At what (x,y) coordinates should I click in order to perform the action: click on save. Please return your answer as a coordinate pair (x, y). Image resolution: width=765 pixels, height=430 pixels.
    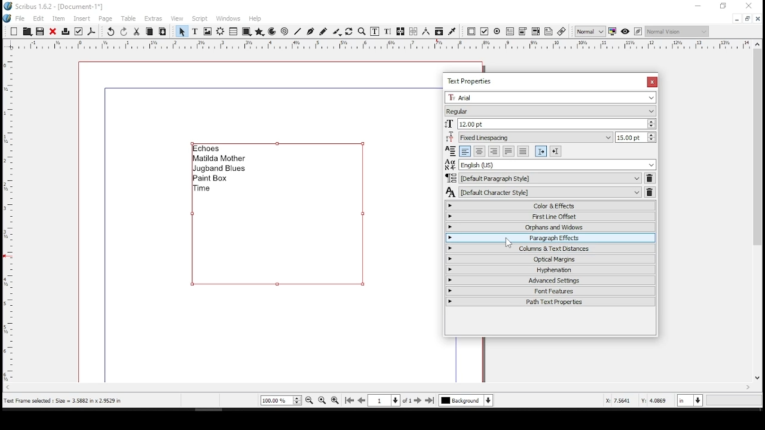
    Looking at the image, I should click on (39, 31).